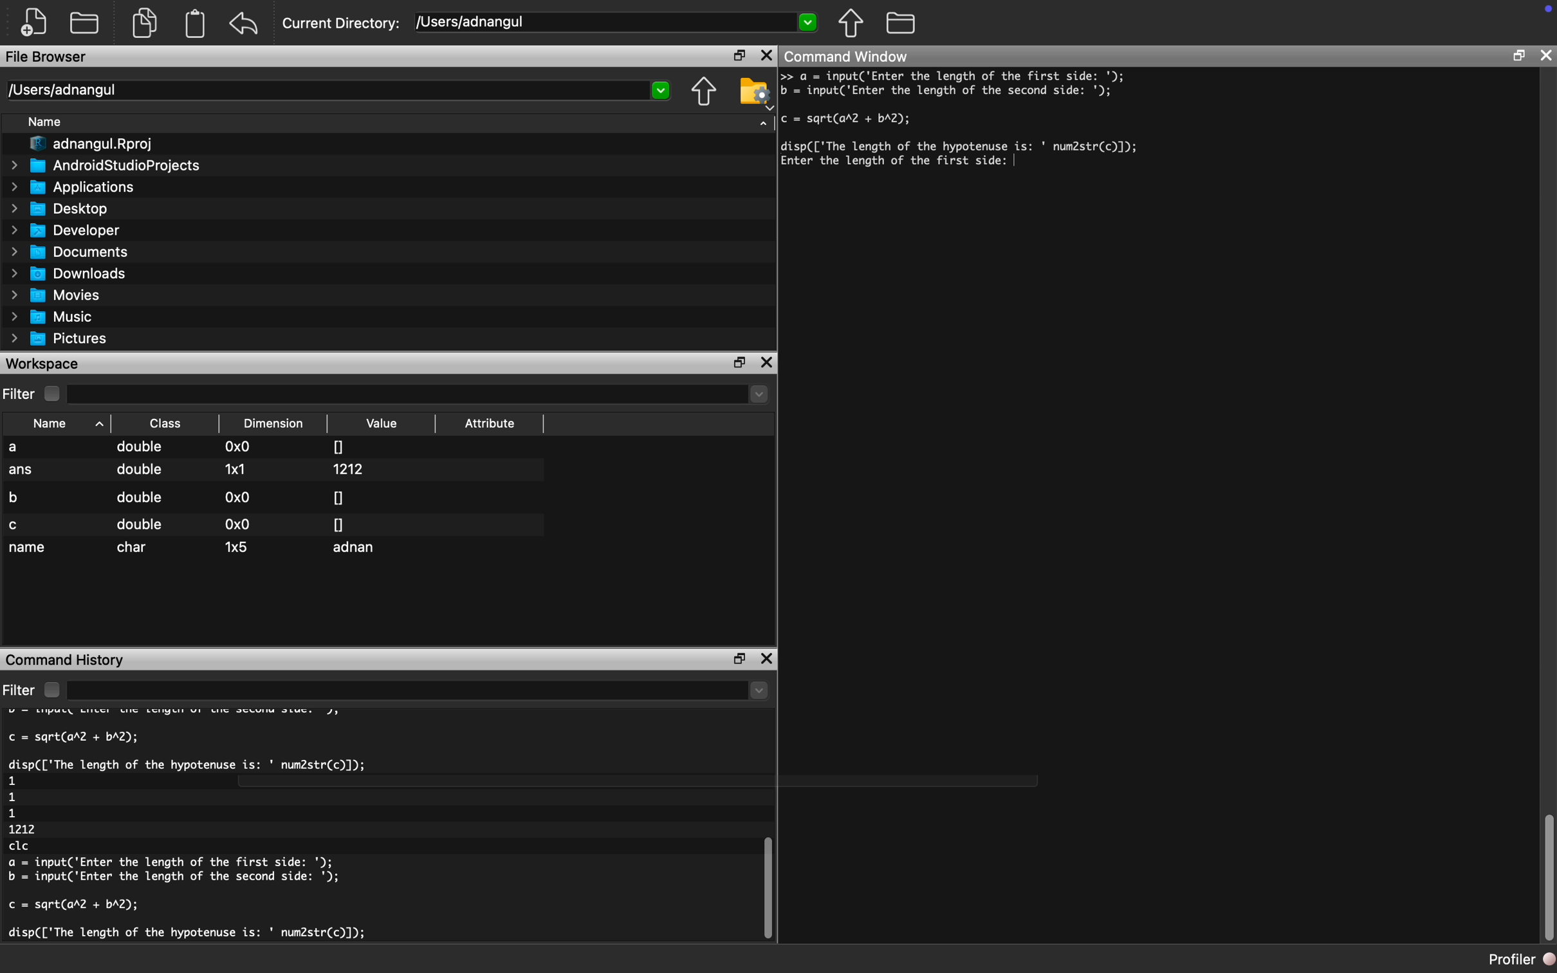 This screenshot has height=973, width=1557. I want to click on Current Directory:, so click(342, 25).